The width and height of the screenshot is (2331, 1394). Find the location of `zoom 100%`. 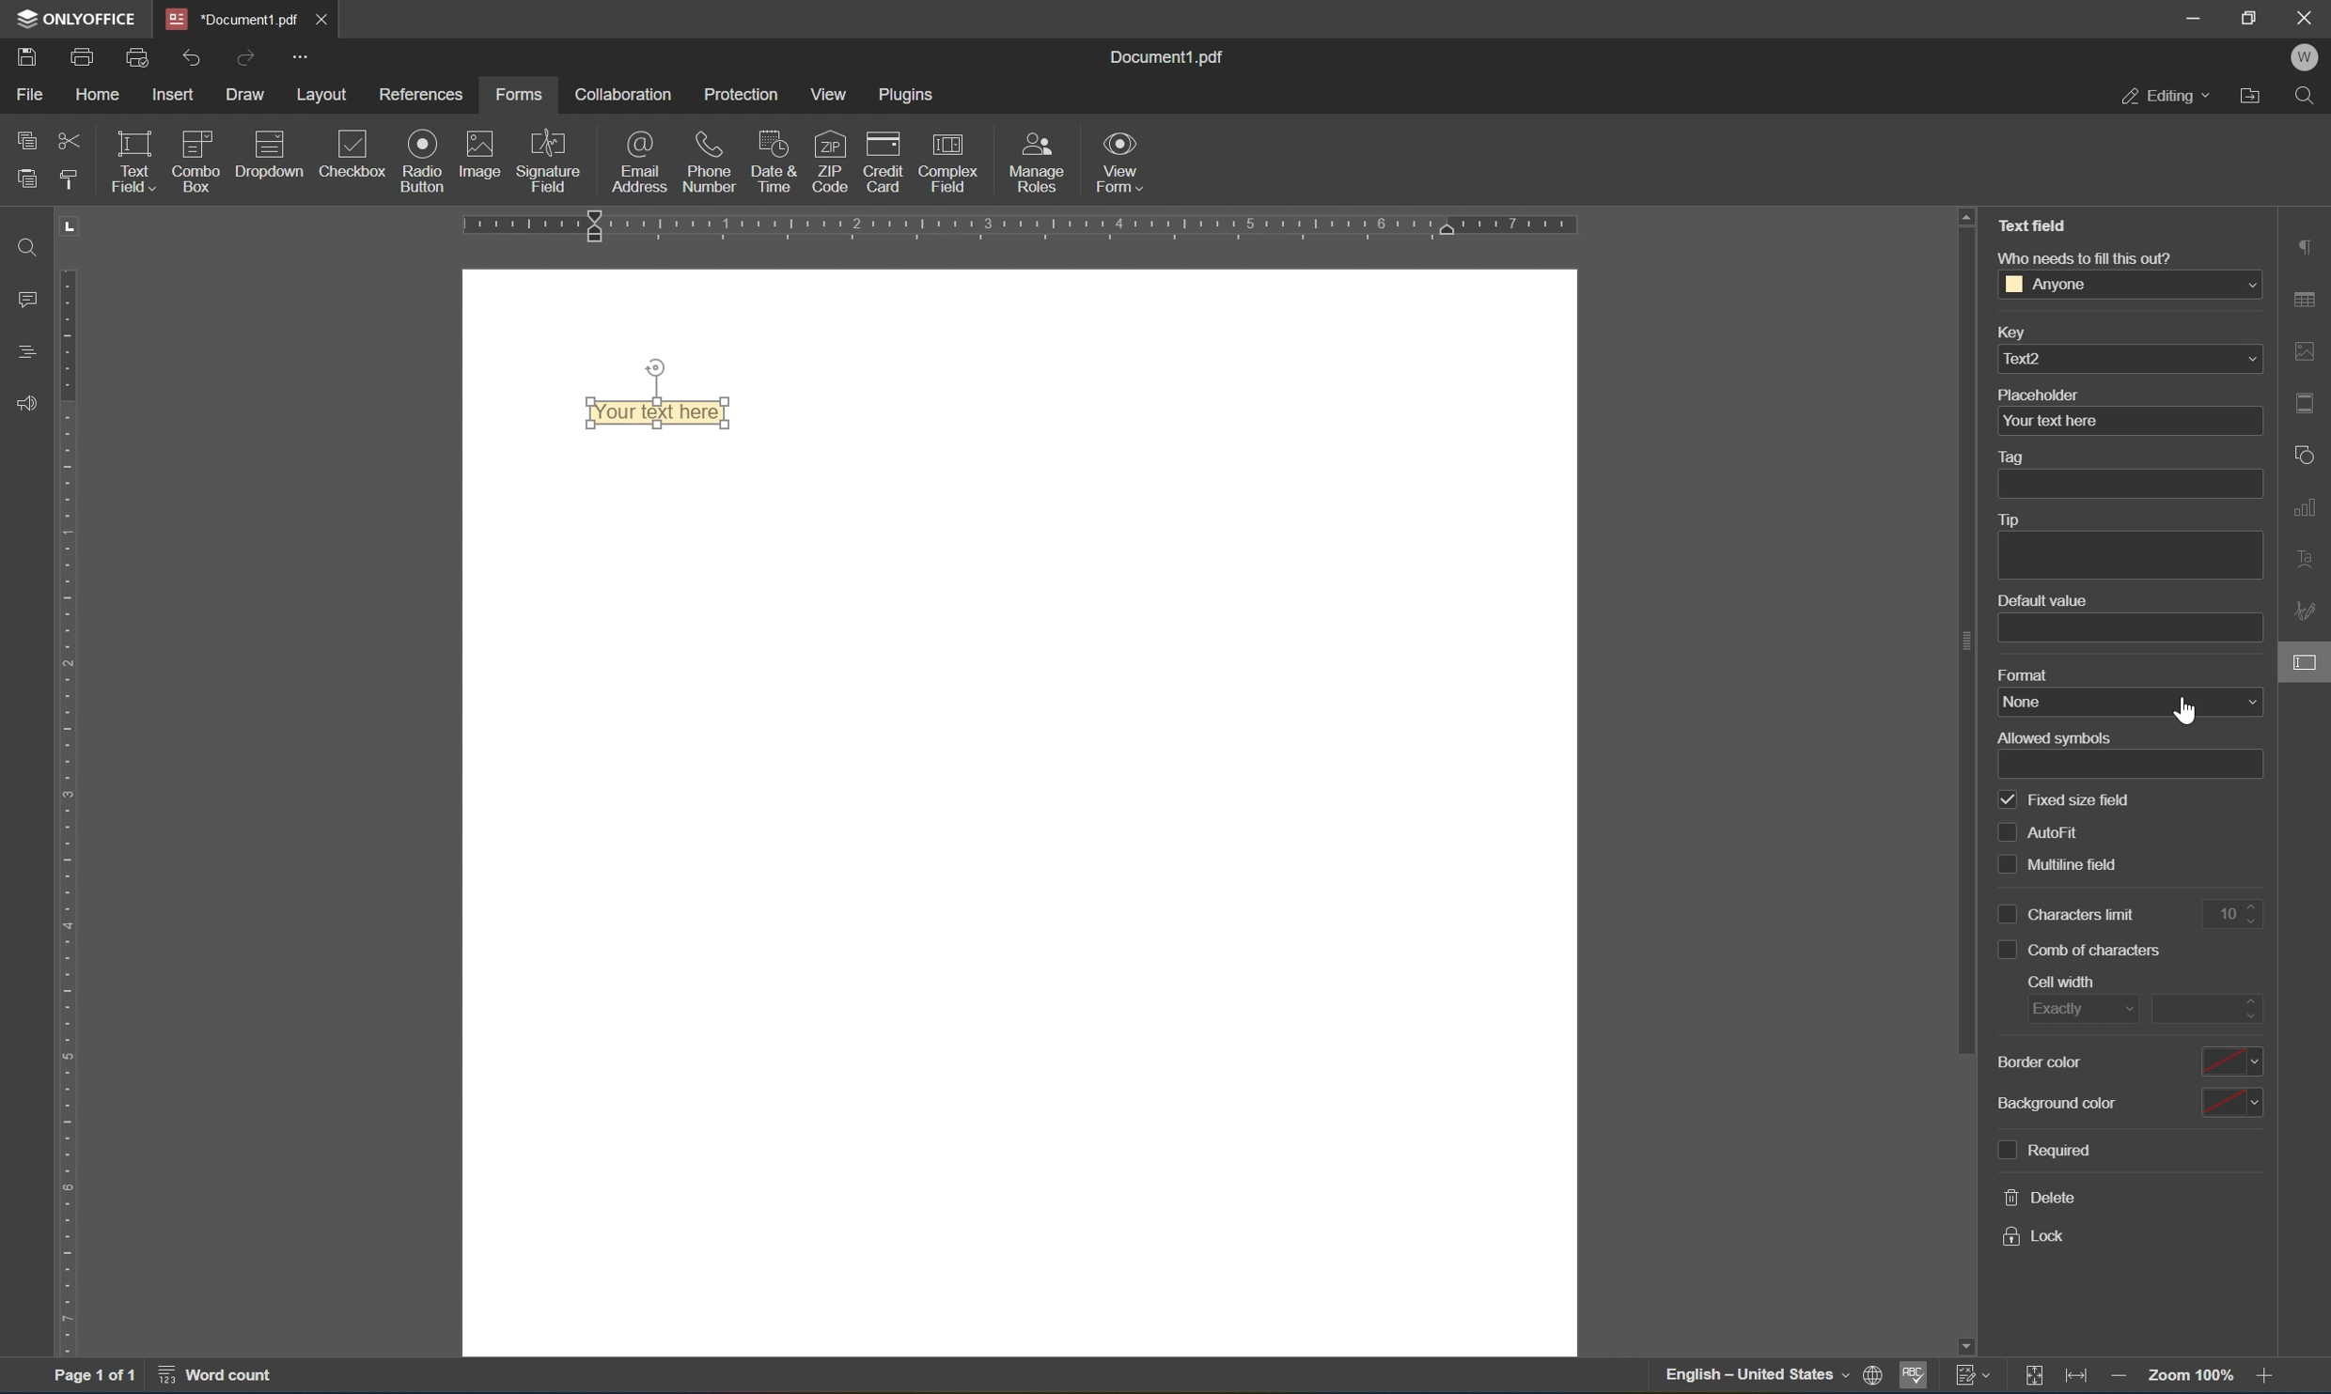

zoom 100% is located at coordinates (2188, 1373).